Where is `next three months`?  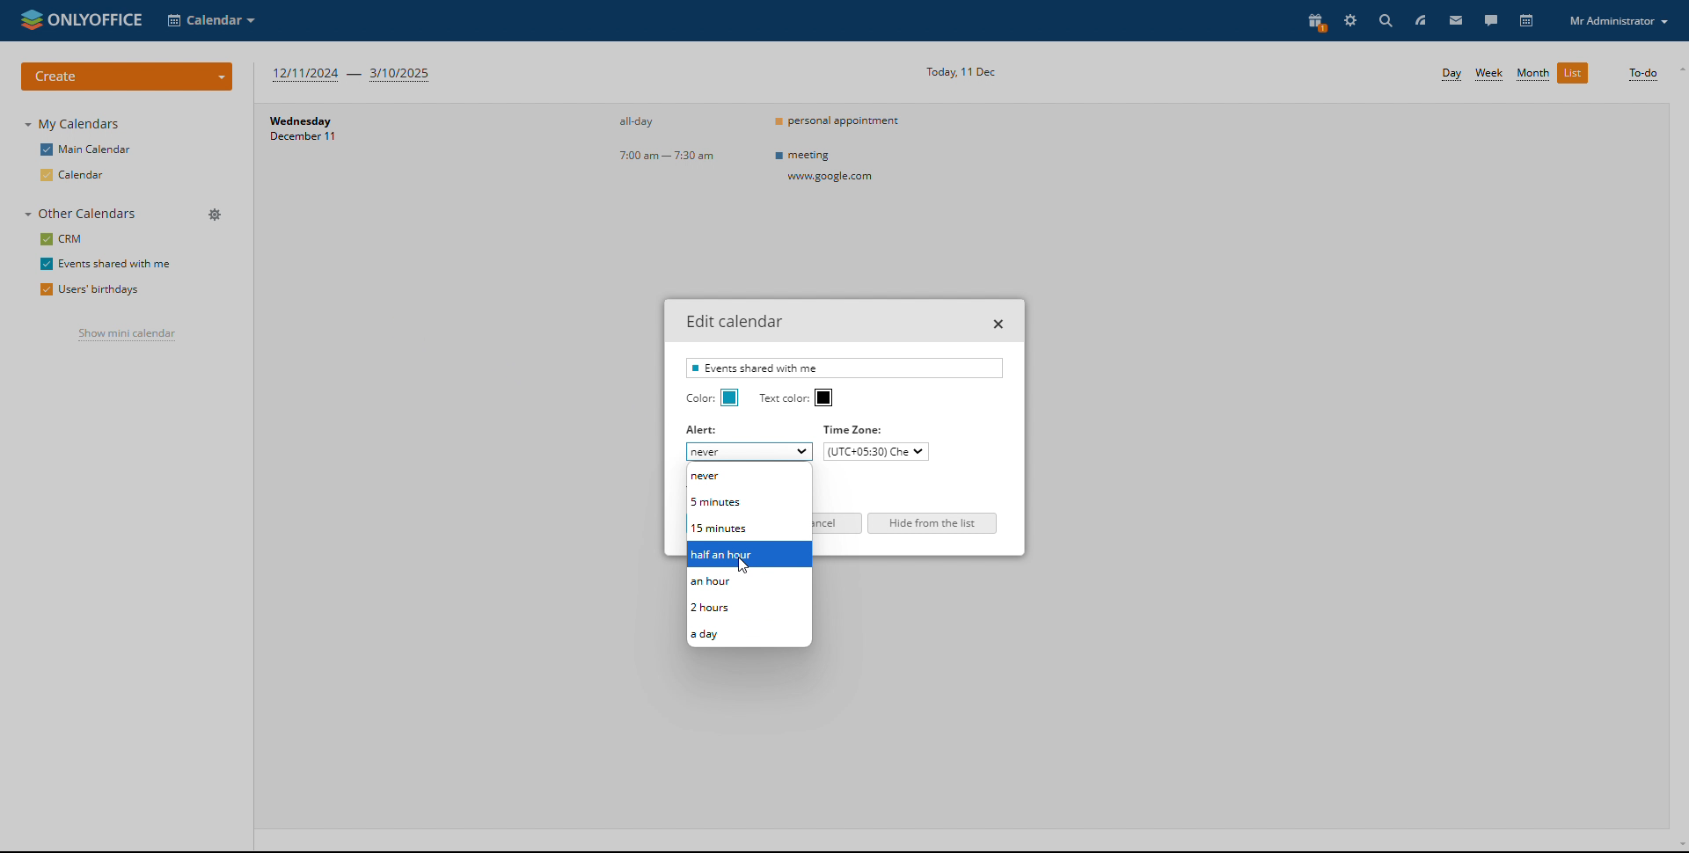 next three months is located at coordinates (354, 76).